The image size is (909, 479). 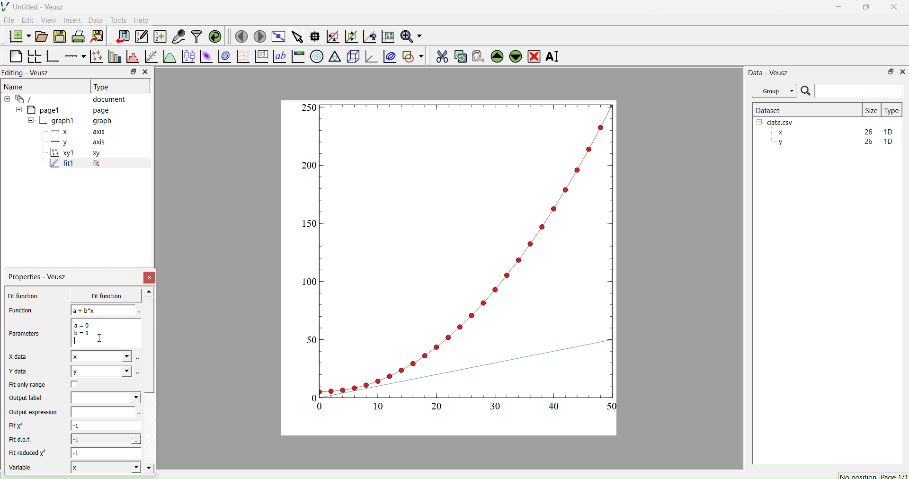 What do you see at coordinates (458, 55) in the screenshot?
I see `Copy` at bounding box center [458, 55].